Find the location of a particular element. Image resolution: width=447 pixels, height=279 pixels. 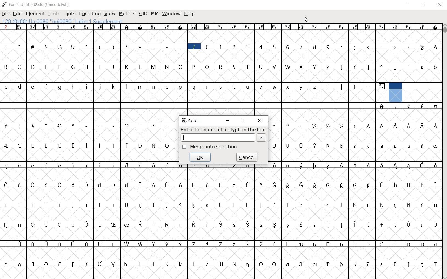

Symbol is located at coordinates (355, 27).